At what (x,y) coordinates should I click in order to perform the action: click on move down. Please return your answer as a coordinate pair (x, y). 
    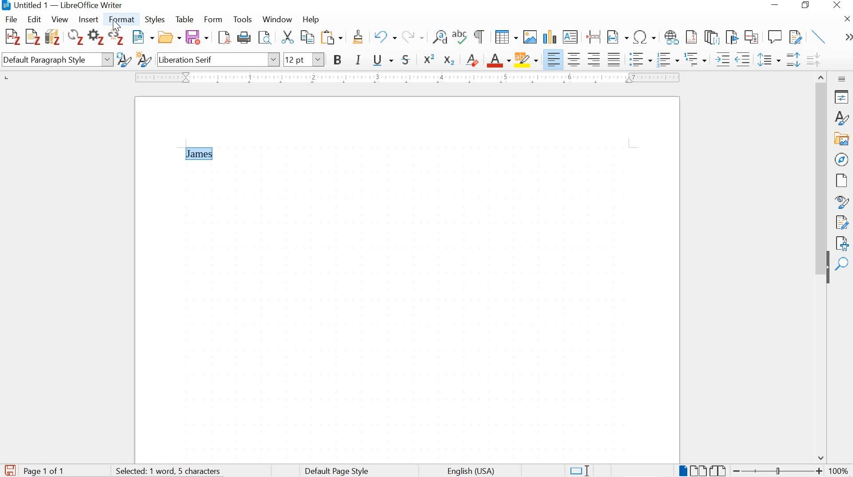
    Looking at the image, I should click on (821, 458).